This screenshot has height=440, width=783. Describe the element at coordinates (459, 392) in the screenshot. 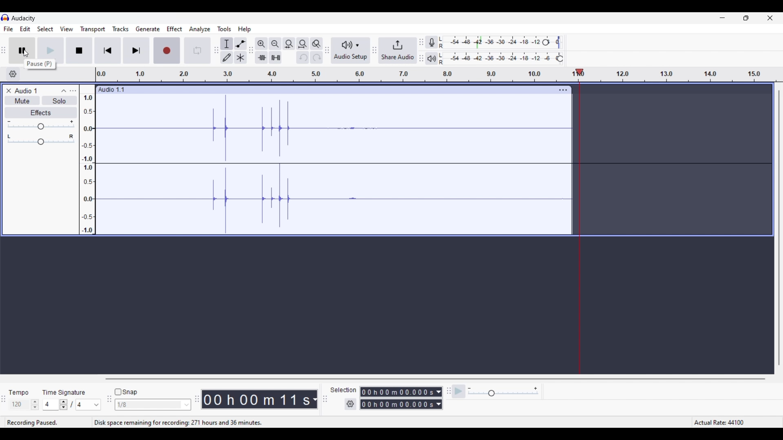

I see `Play-at-speed/Play-at-speed once` at that location.